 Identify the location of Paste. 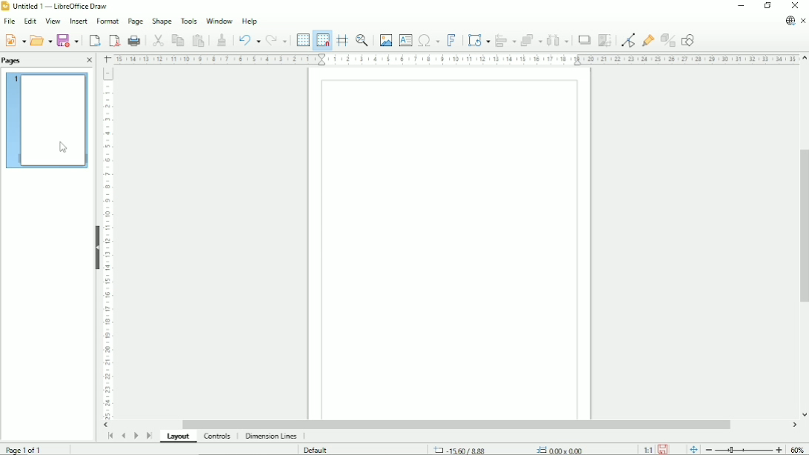
(199, 40).